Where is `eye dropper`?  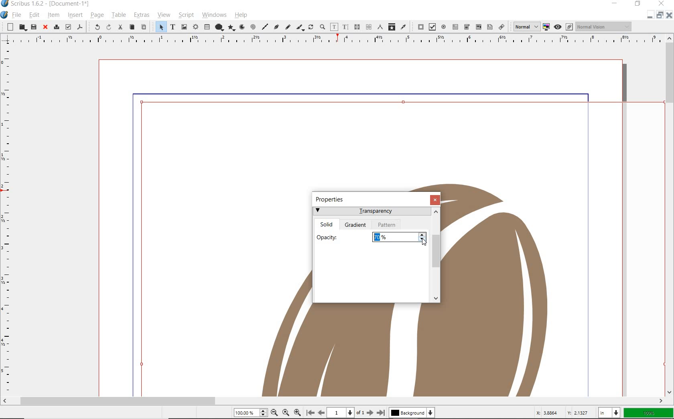
eye dropper is located at coordinates (403, 27).